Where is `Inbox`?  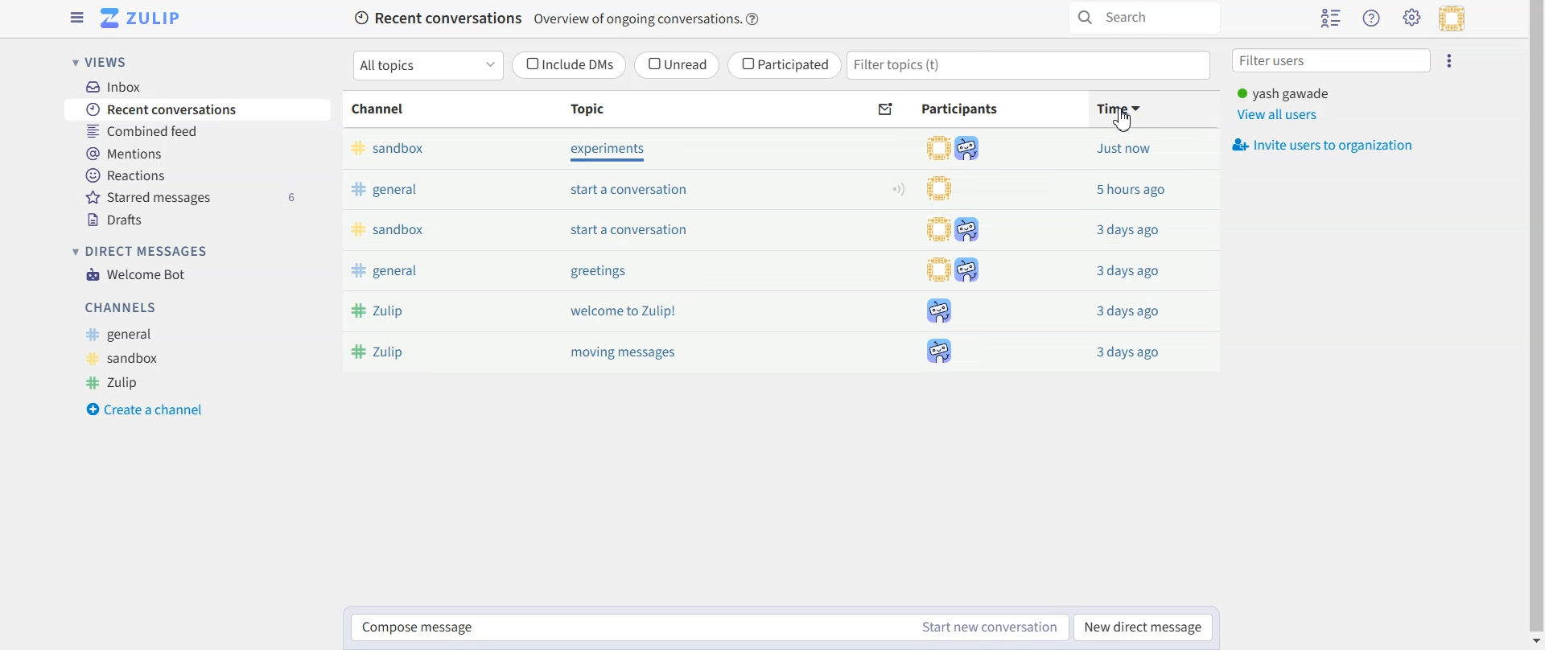
Inbox is located at coordinates (197, 86).